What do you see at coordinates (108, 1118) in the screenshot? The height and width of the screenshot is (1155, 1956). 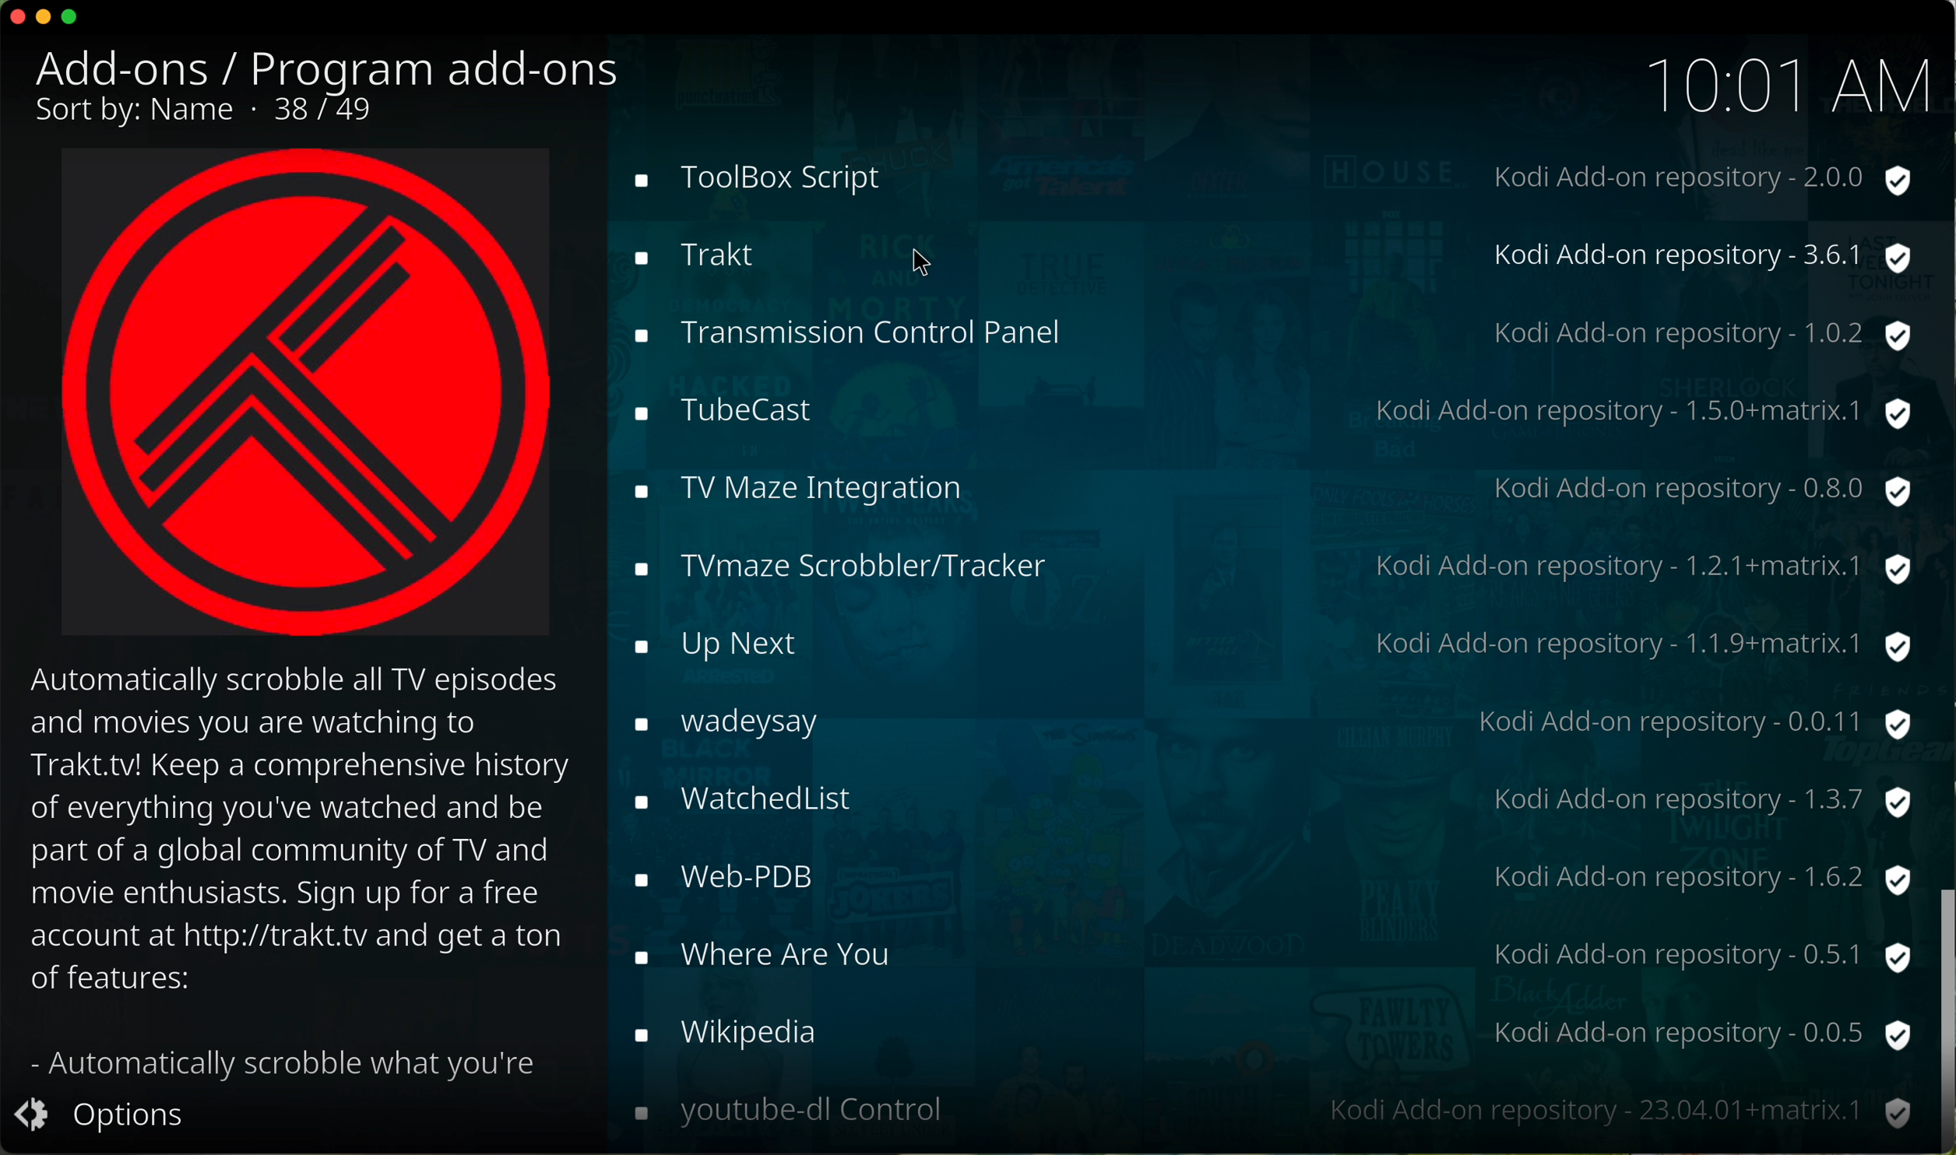 I see `options` at bounding box center [108, 1118].